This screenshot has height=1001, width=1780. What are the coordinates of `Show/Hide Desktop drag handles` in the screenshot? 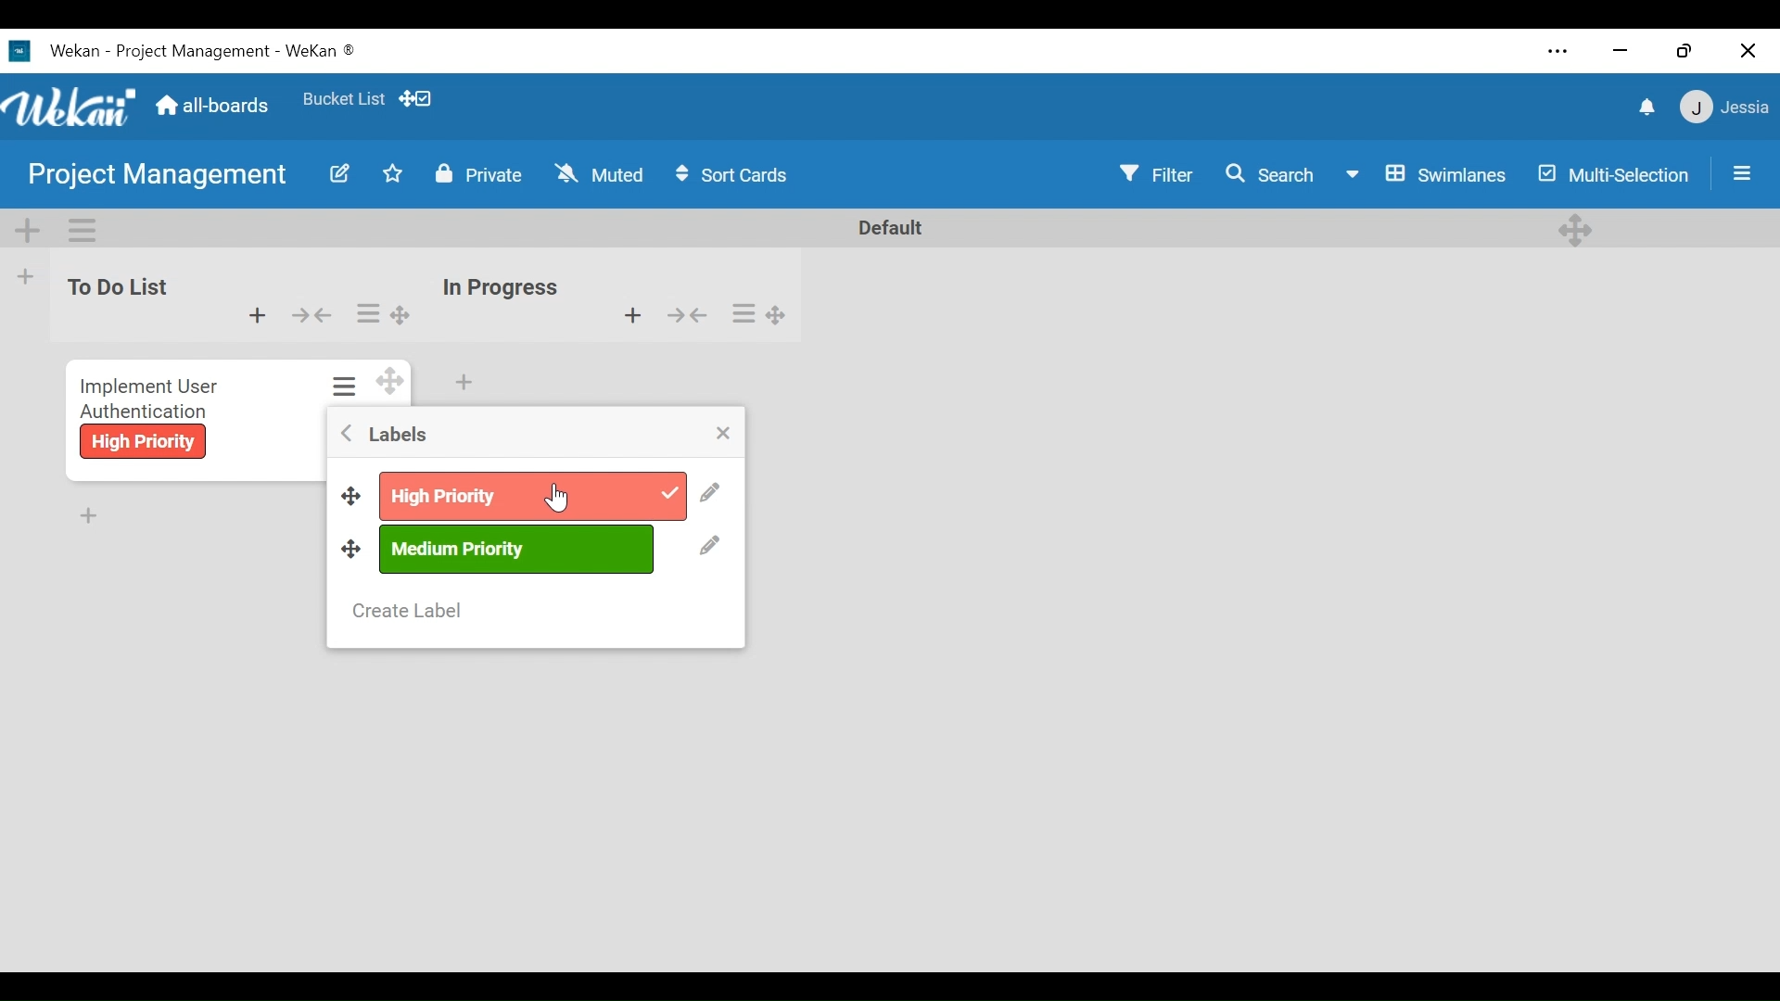 It's located at (414, 99).